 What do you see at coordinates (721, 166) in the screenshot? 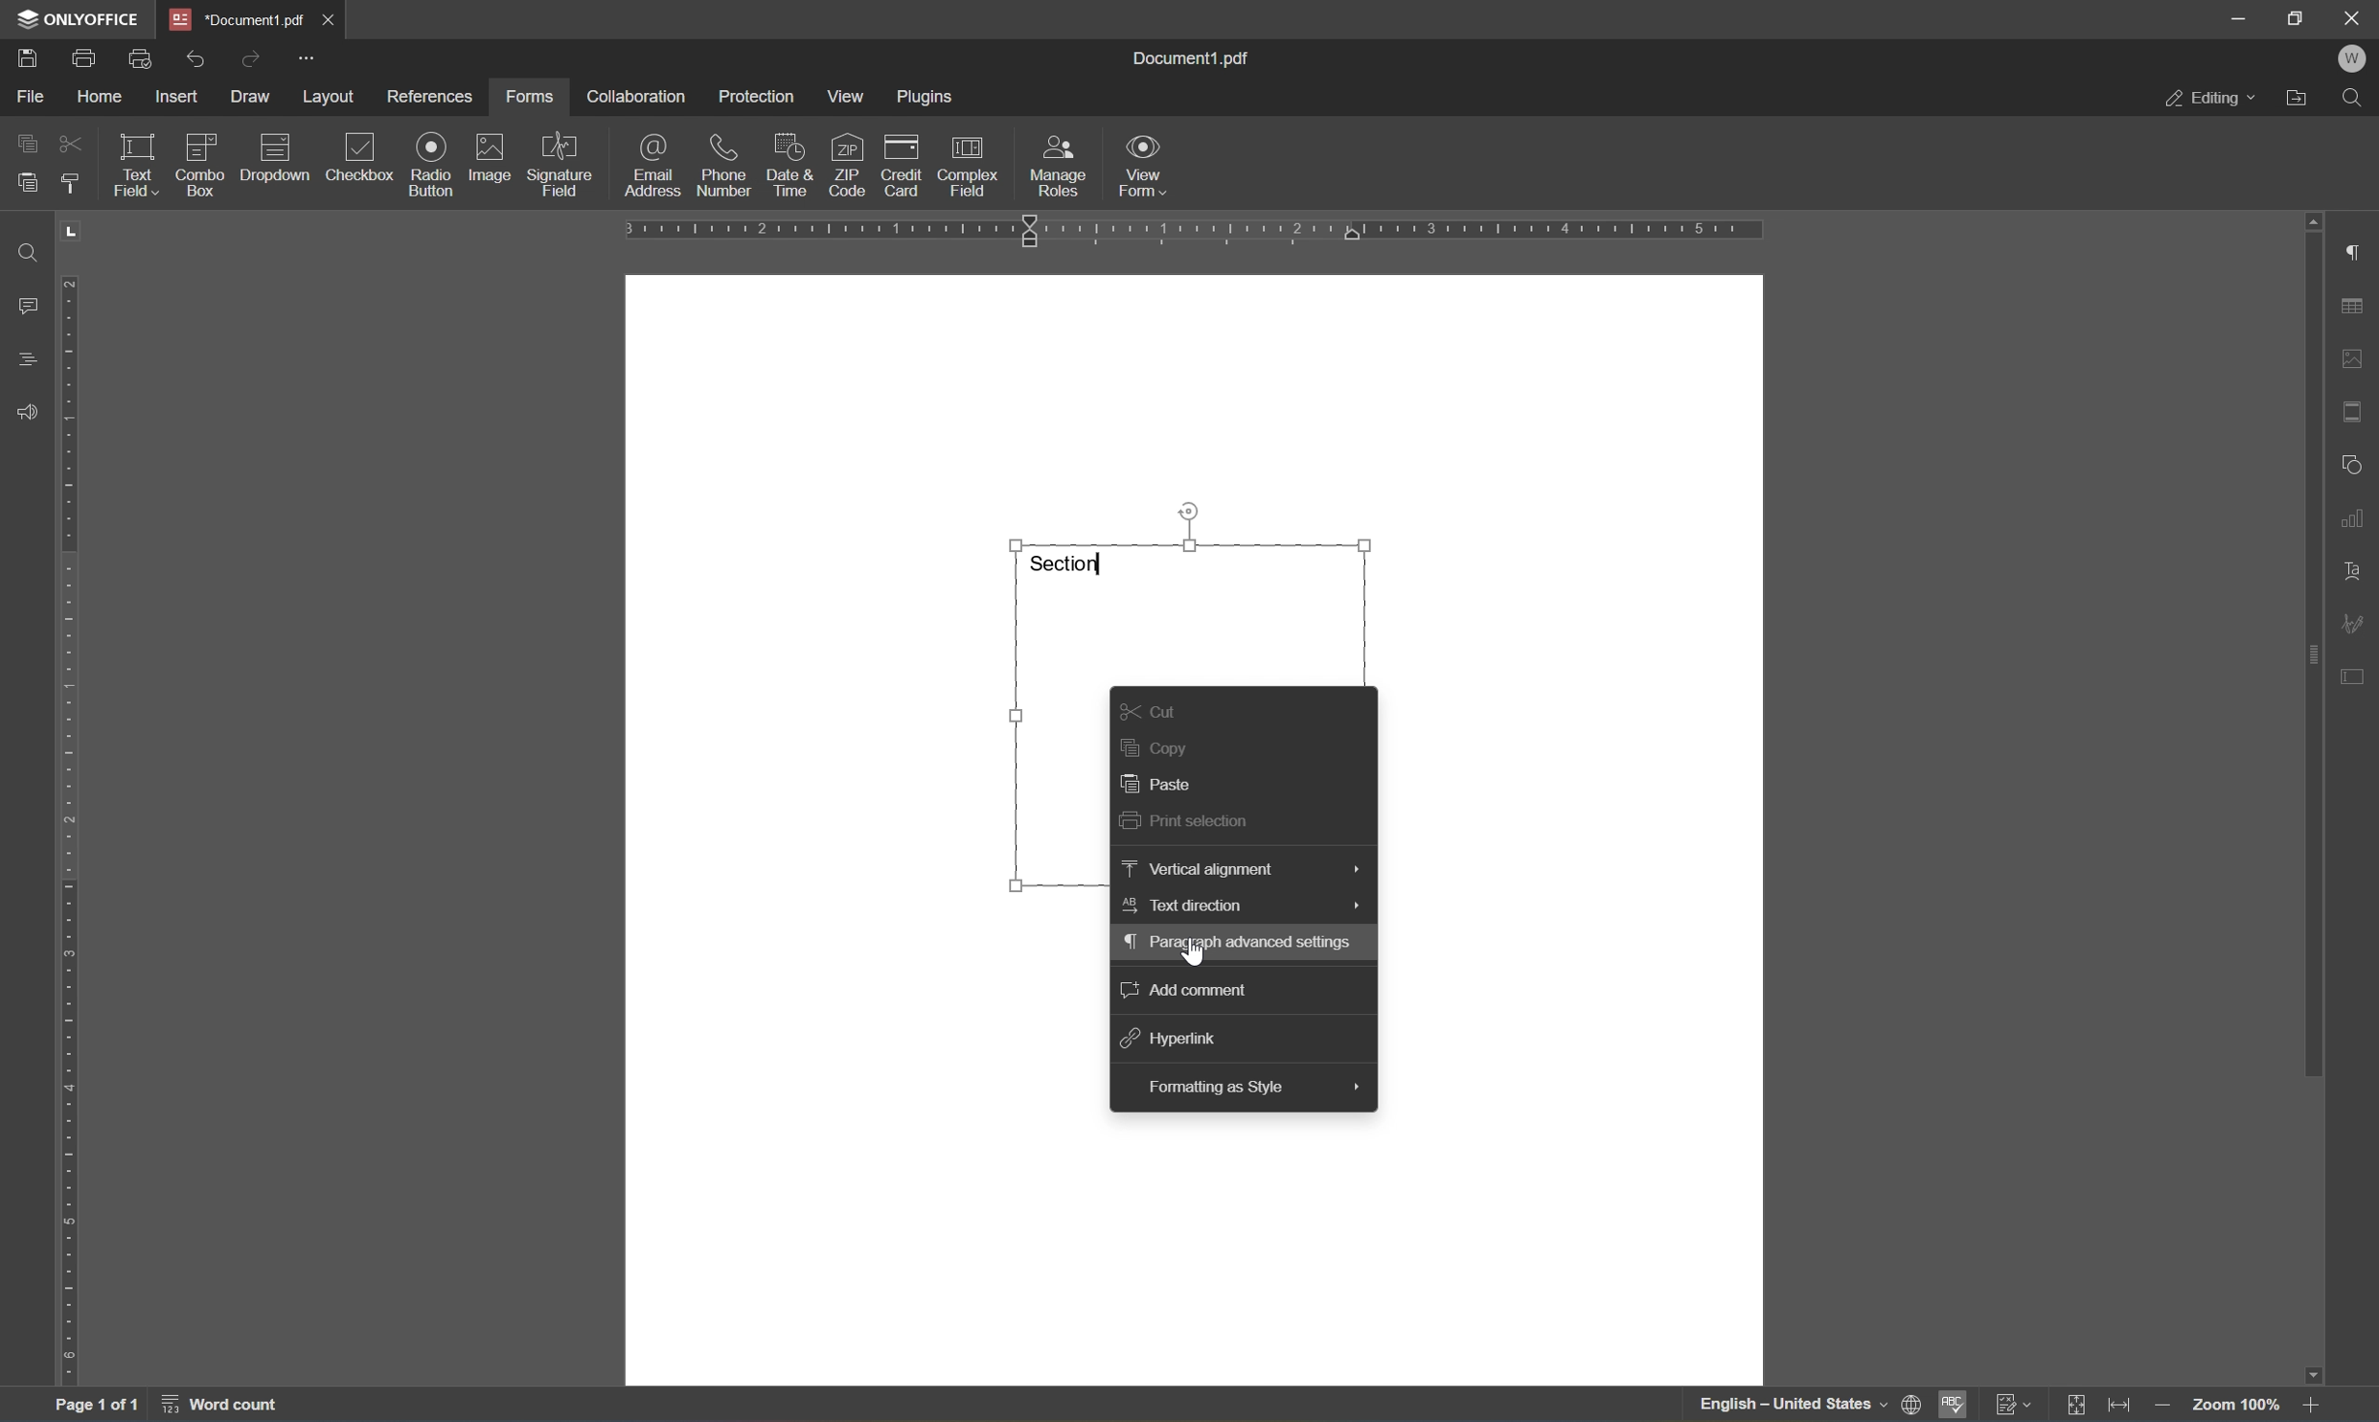
I see `phone number` at bounding box center [721, 166].